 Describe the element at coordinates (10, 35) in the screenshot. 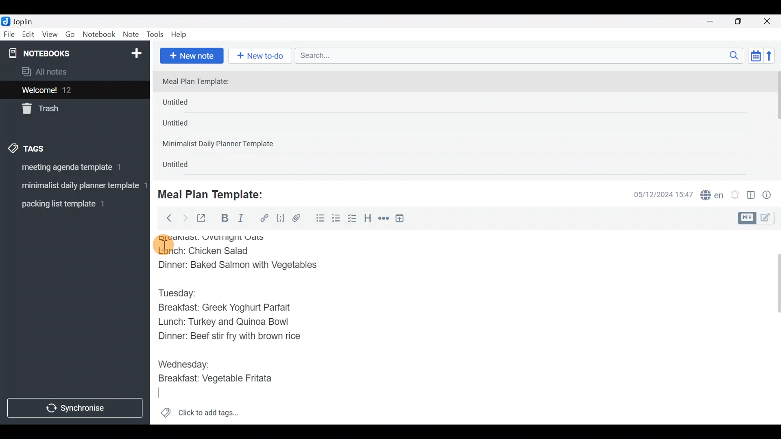

I see `File` at that location.